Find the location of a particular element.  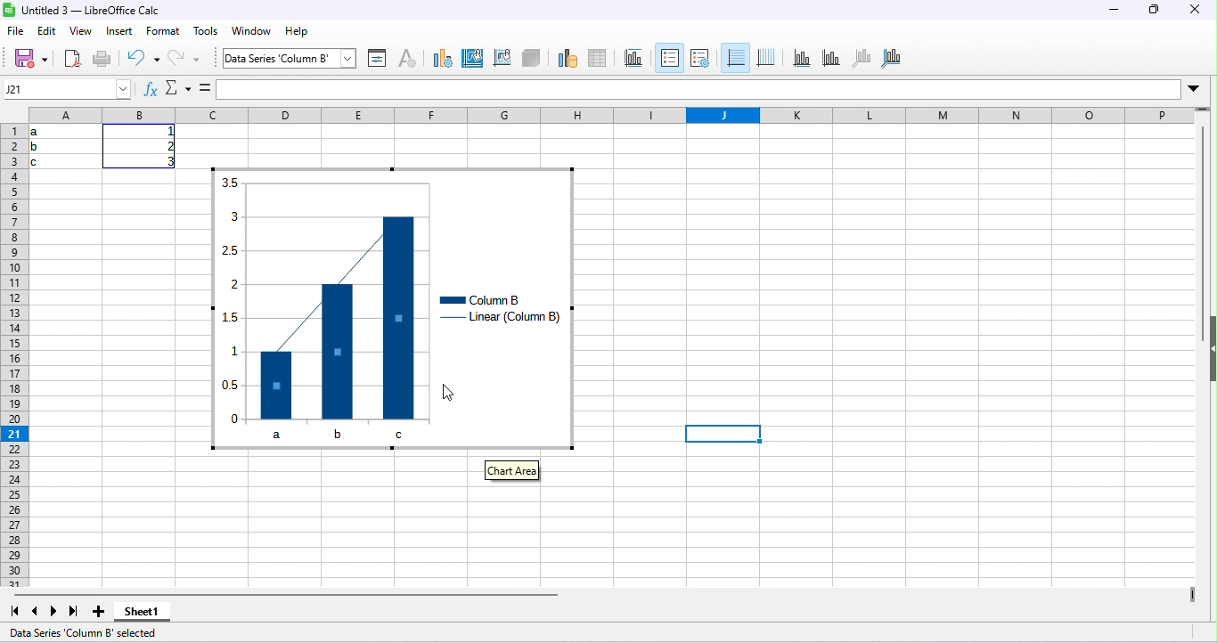

chart area is located at coordinates (508, 472).